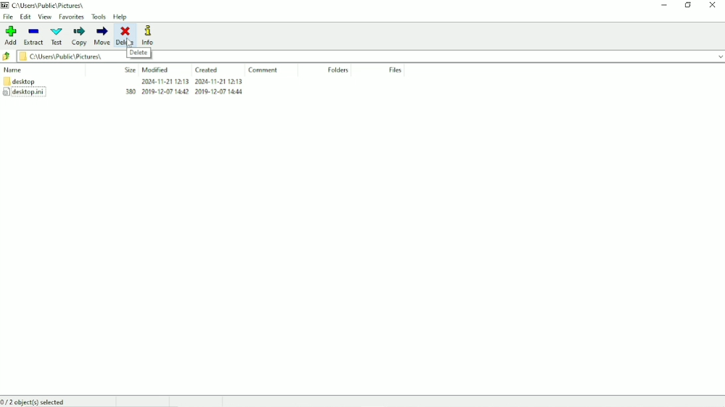 The height and width of the screenshot is (407, 725). I want to click on Delete, so click(125, 35).